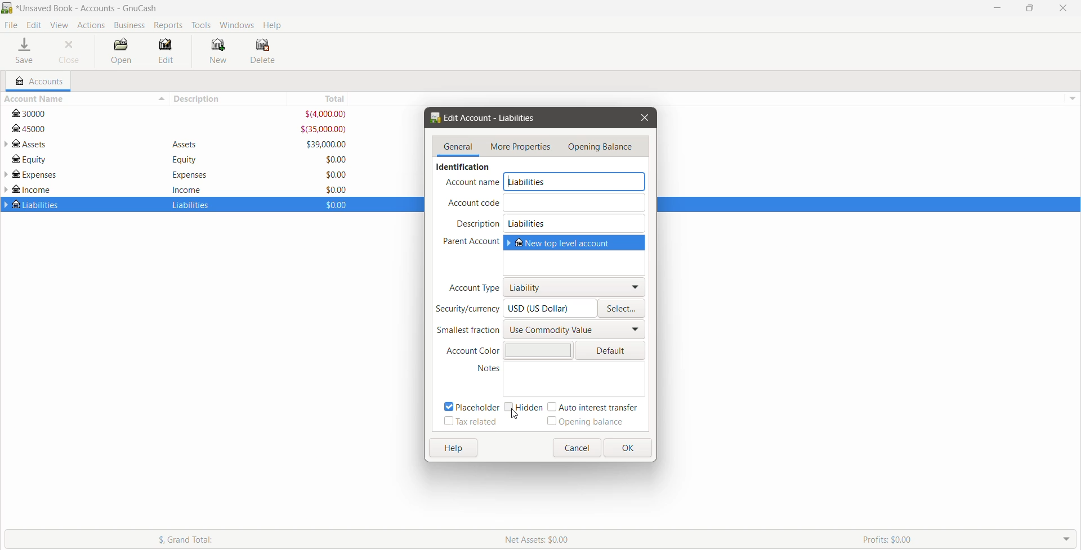  I want to click on expand subaccounts, so click(7, 190).